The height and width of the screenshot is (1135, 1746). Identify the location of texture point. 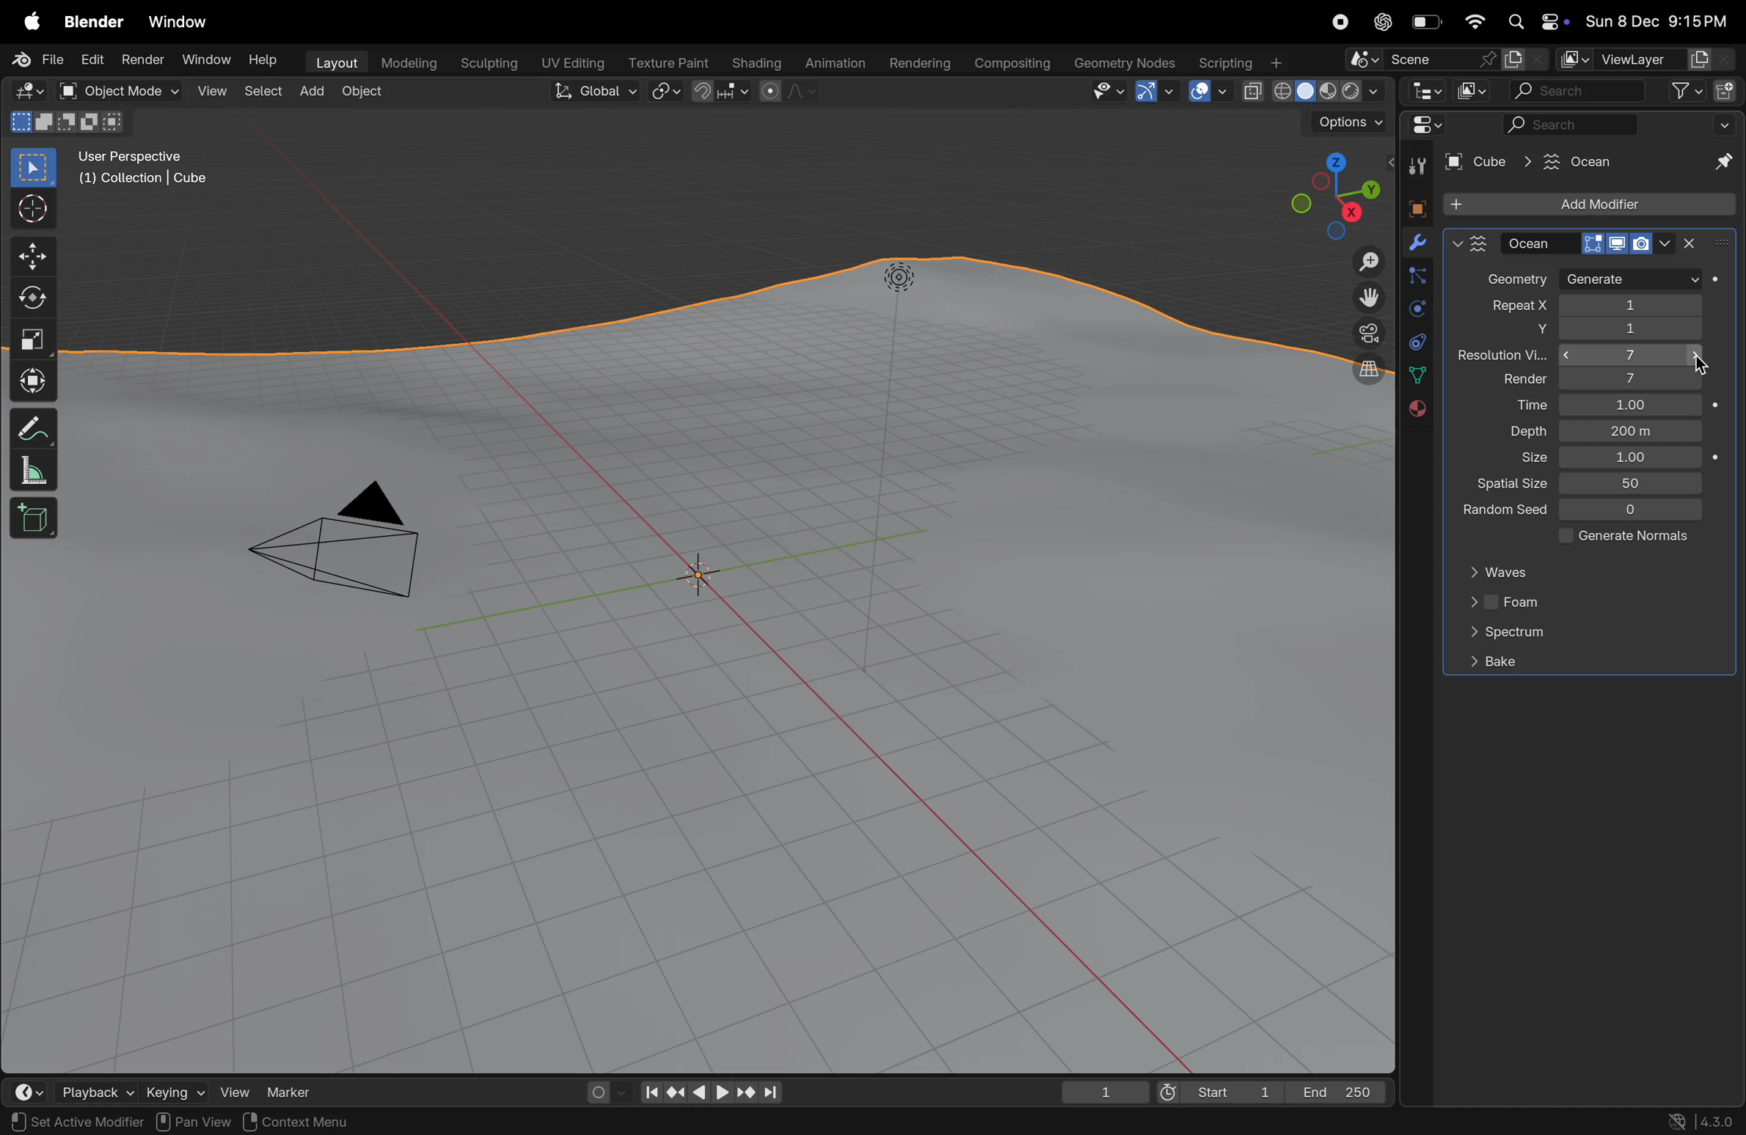
(671, 62).